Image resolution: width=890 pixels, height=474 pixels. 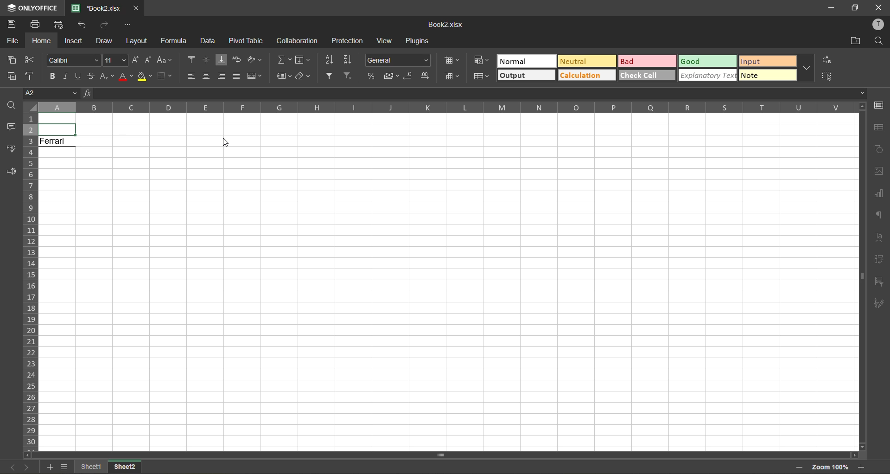 I want to click on calculation, so click(x=585, y=76).